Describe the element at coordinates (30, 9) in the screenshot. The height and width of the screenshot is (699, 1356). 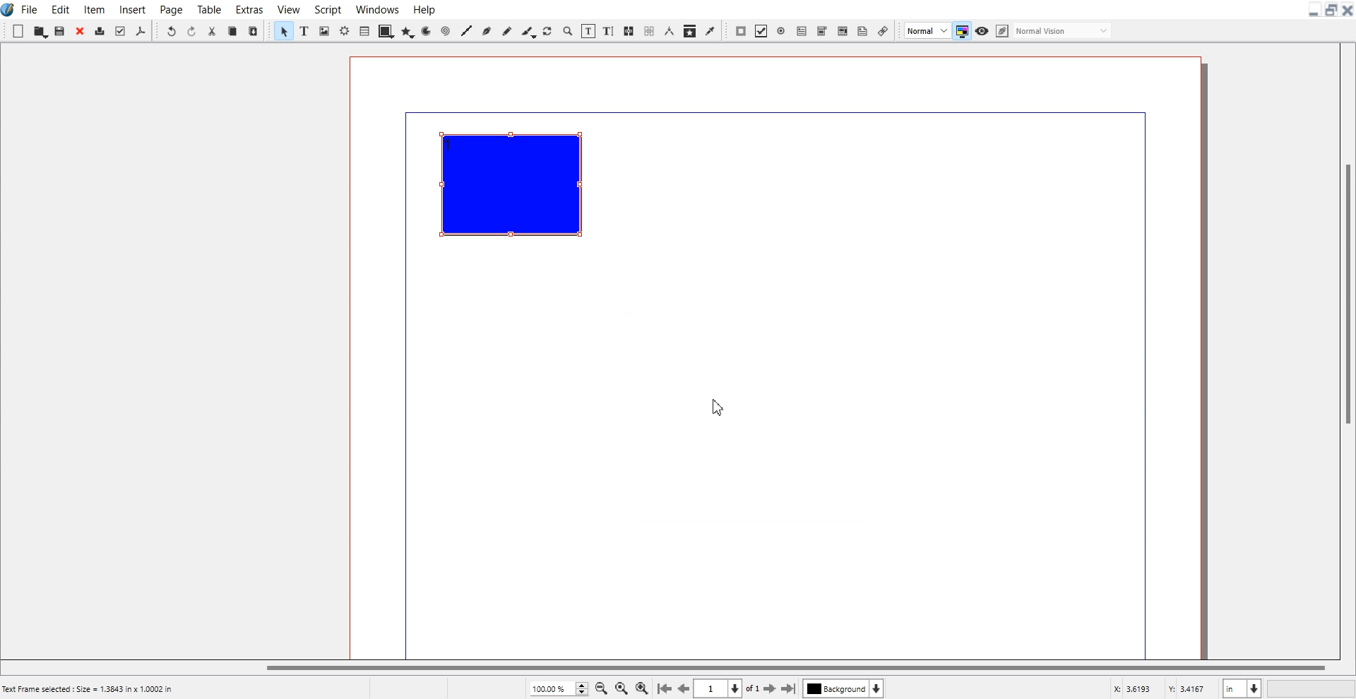
I see `File` at that location.